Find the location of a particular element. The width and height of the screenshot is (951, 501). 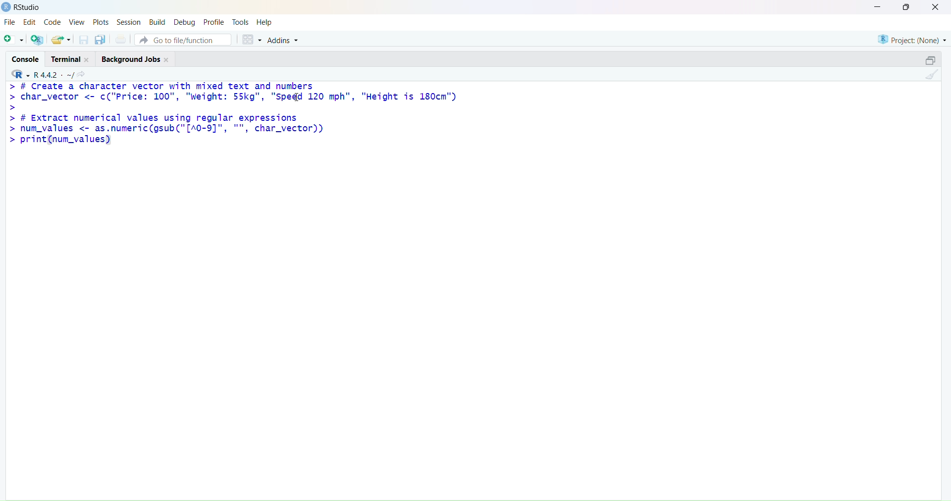

minimise is located at coordinates (878, 6).